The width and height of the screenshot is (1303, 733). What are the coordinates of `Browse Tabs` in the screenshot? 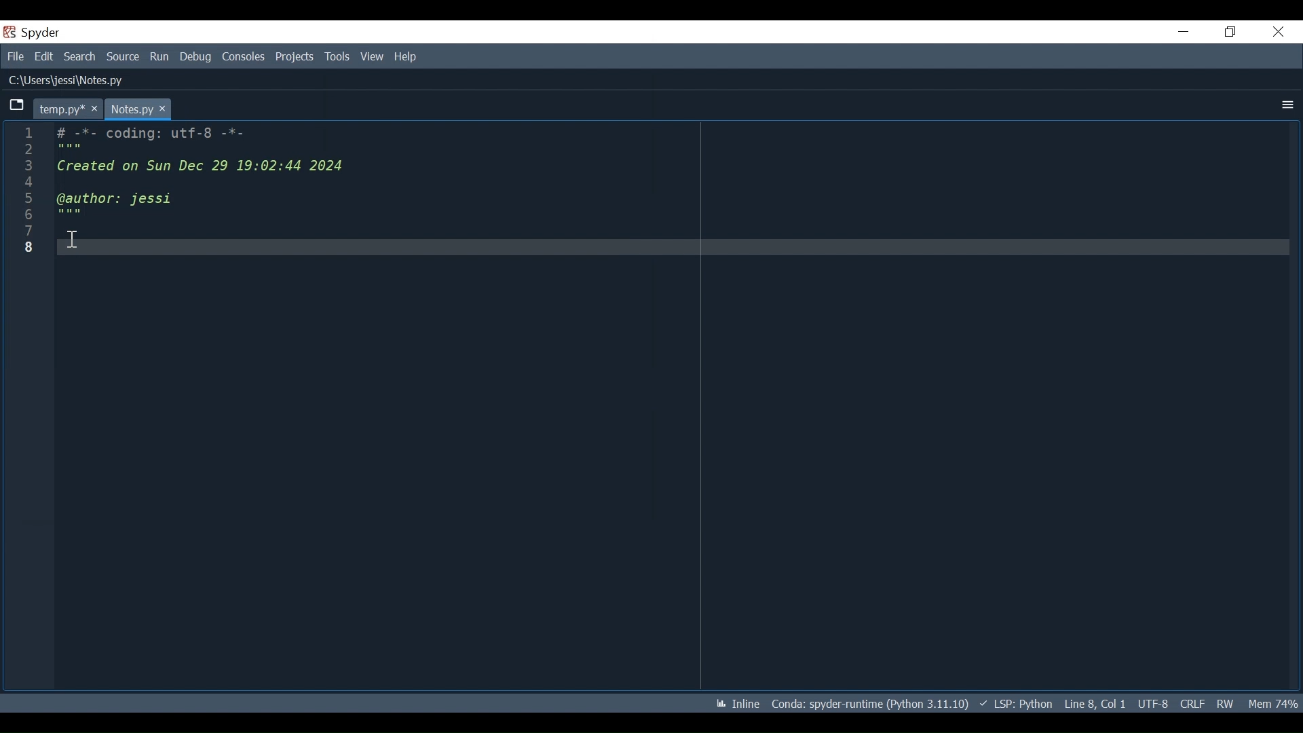 It's located at (17, 106).